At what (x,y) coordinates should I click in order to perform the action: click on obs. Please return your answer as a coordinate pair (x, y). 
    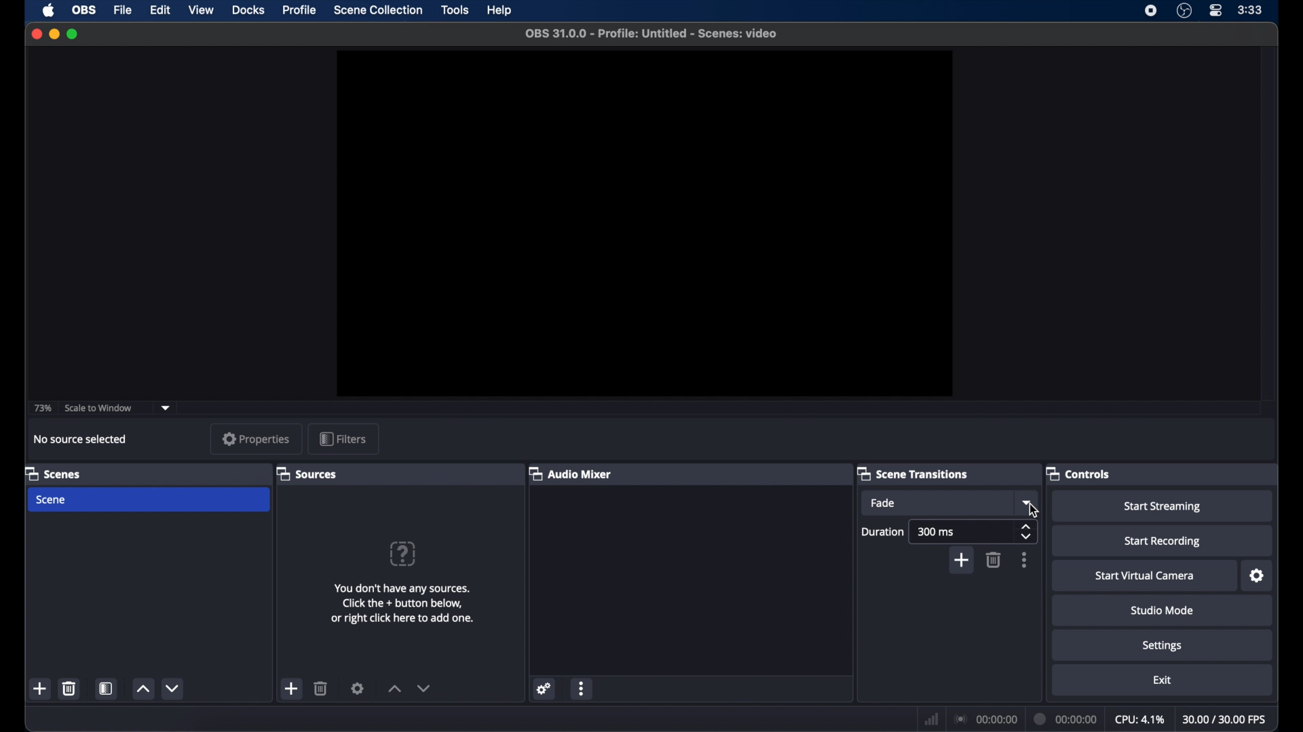
    Looking at the image, I should click on (85, 10).